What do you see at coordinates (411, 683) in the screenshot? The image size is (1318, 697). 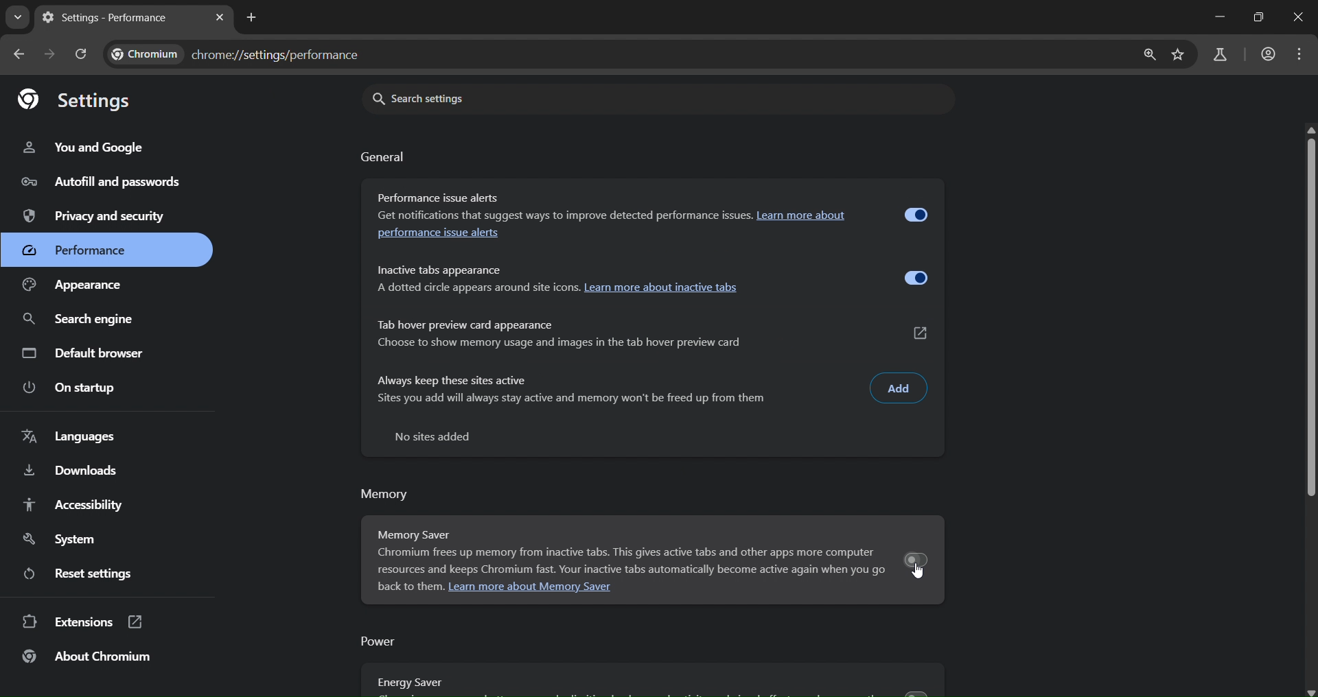 I see `energy saver` at bounding box center [411, 683].